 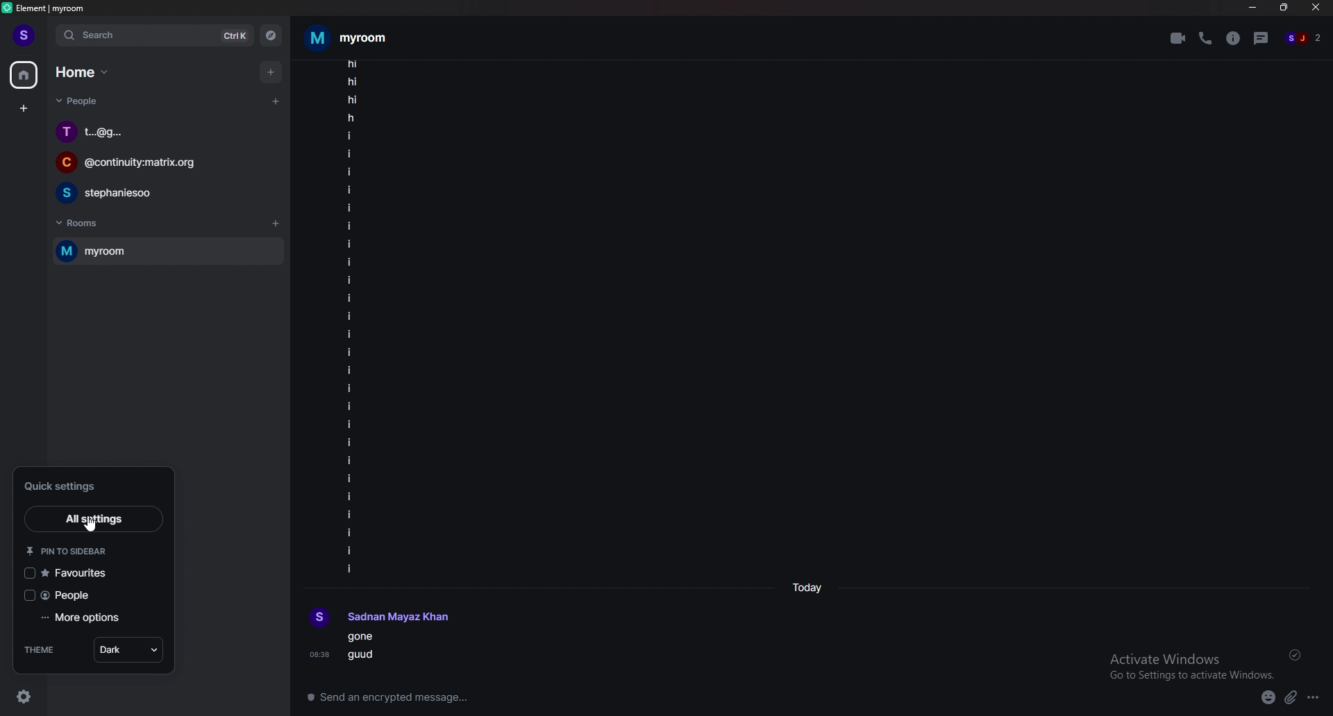 What do you see at coordinates (1261, 38) in the screenshot?
I see `thread` at bounding box center [1261, 38].